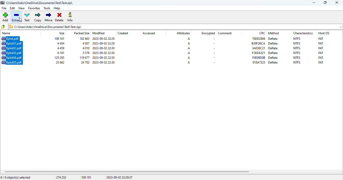 The width and height of the screenshot is (343, 180). Describe the element at coordinates (188, 39) in the screenshot. I see `A` at that location.